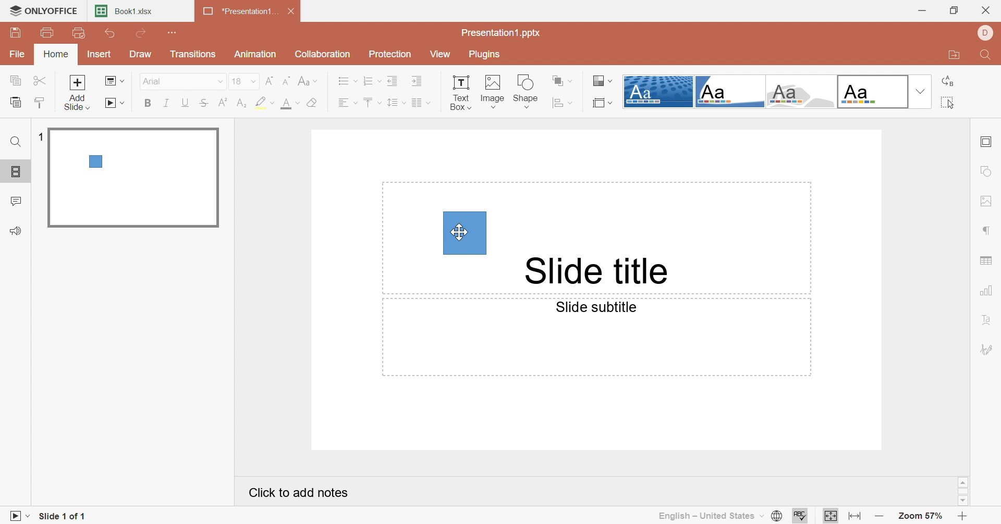 The width and height of the screenshot is (1001, 524). Describe the element at coordinates (17, 231) in the screenshot. I see `Feedback & Support` at that location.